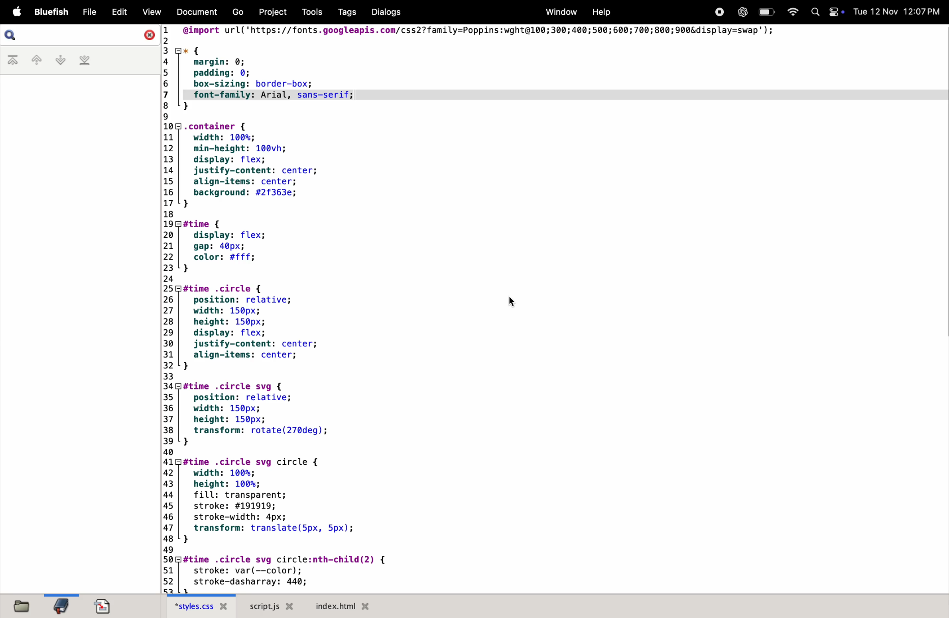  What do you see at coordinates (898, 12) in the screenshot?
I see `Tue 12 Nov 12:07PM` at bounding box center [898, 12].